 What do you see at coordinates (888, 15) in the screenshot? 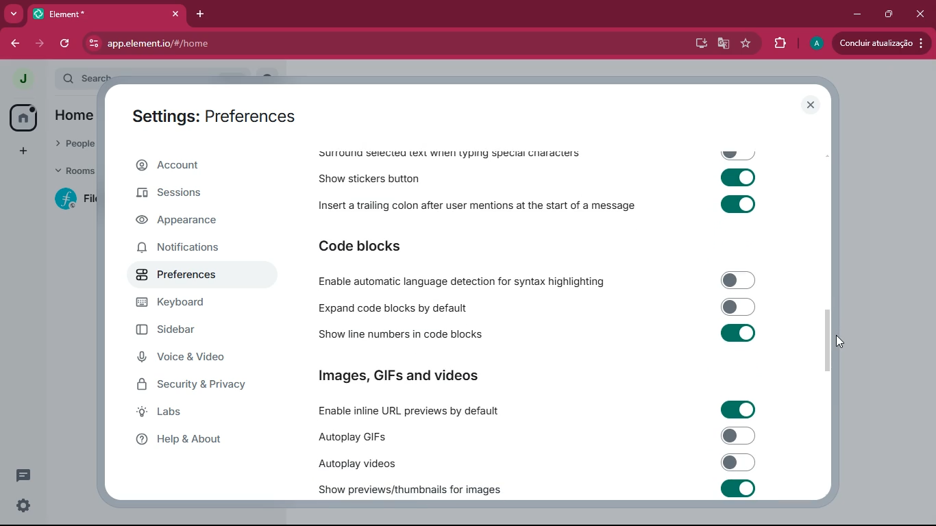
I see `maximize` at bounding box center [888, 15].